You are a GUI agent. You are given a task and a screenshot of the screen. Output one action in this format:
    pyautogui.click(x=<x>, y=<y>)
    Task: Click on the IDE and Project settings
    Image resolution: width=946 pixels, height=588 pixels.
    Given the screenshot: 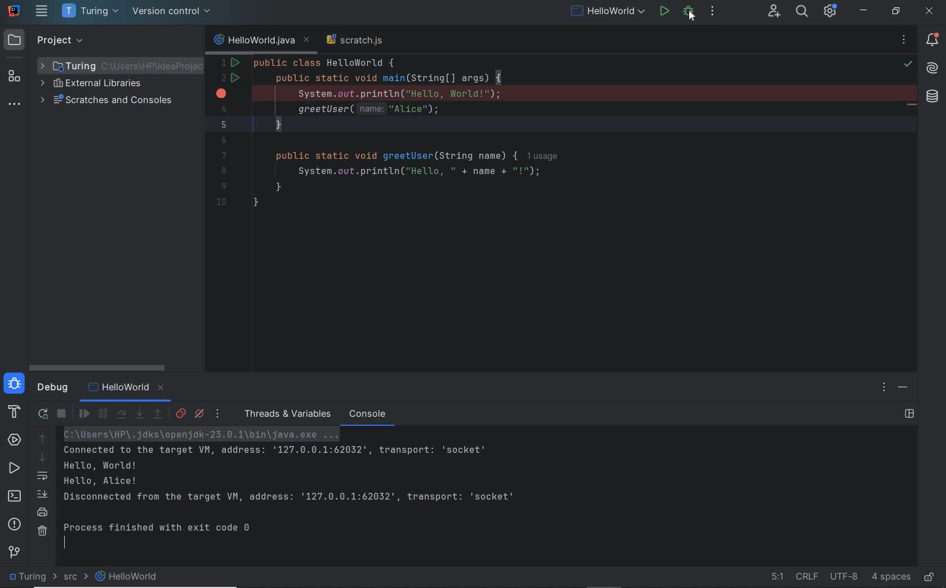 What is the action you would take?
    pyautogui.click(x=830, y=11)
    